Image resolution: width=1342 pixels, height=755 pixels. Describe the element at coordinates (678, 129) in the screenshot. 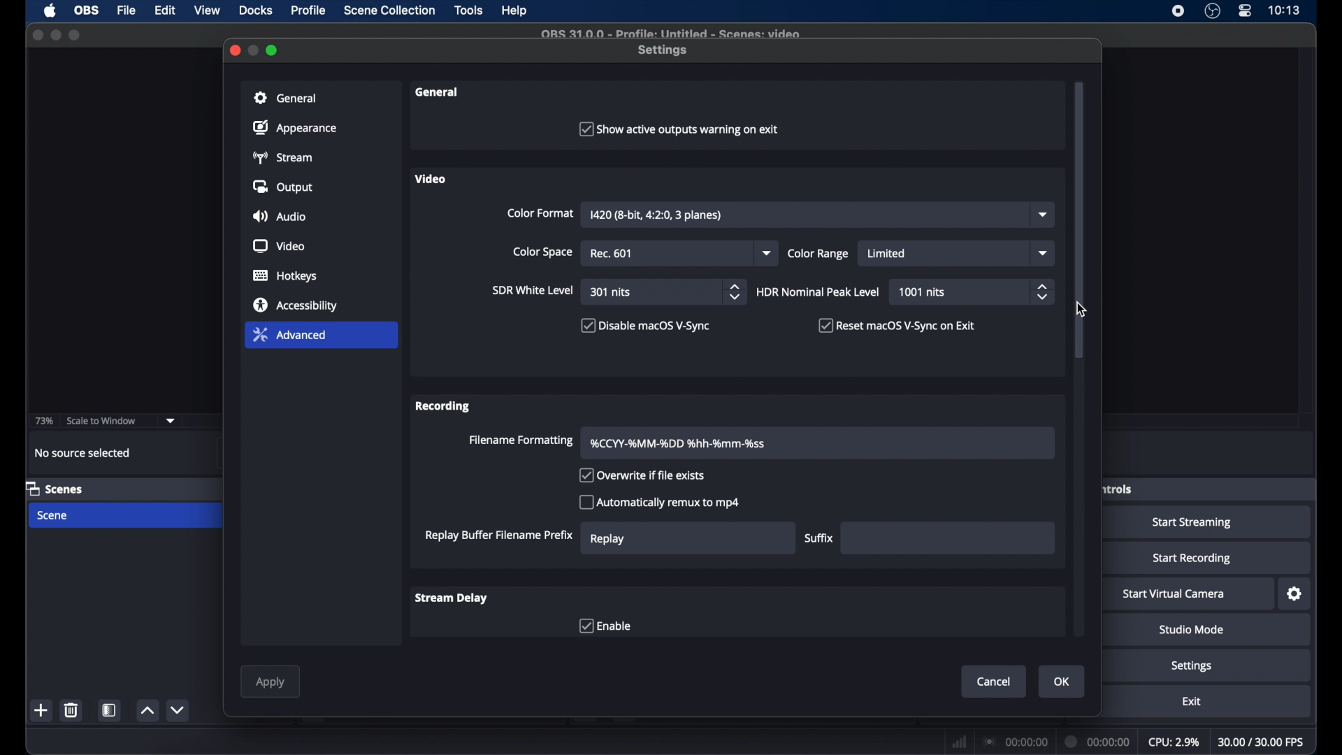

I see `checkbox` at that location.